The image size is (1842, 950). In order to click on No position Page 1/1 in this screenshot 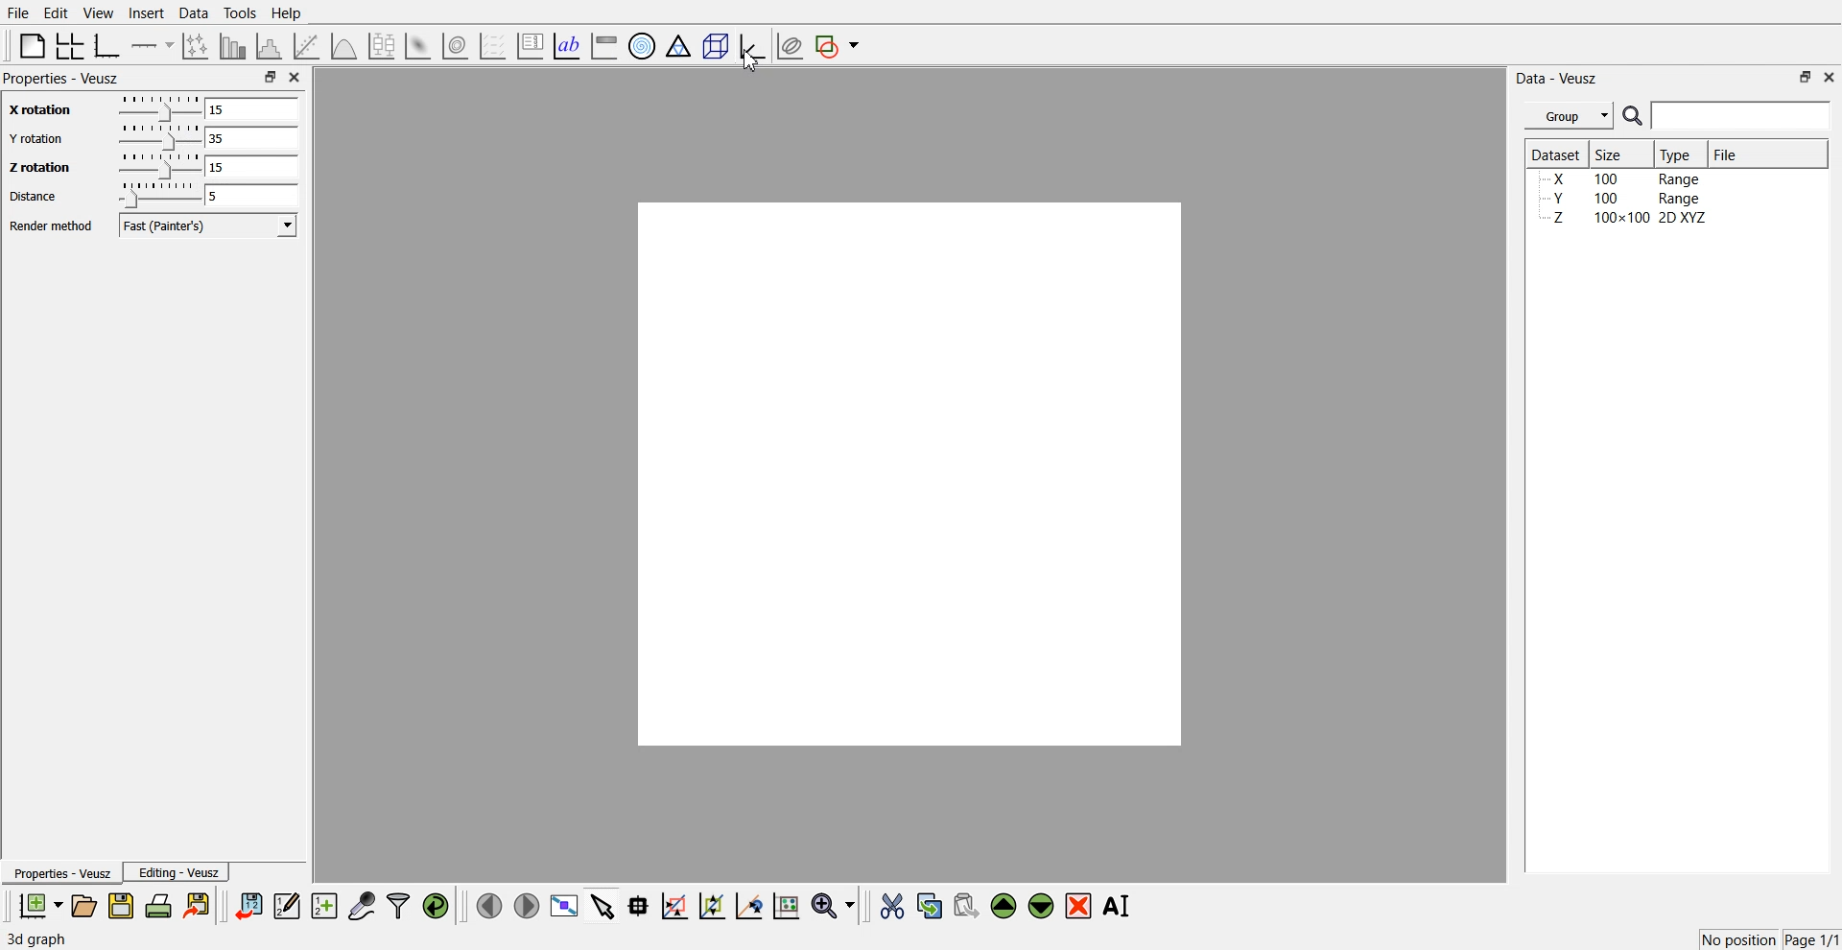, I will do `click(1769, 939)`.